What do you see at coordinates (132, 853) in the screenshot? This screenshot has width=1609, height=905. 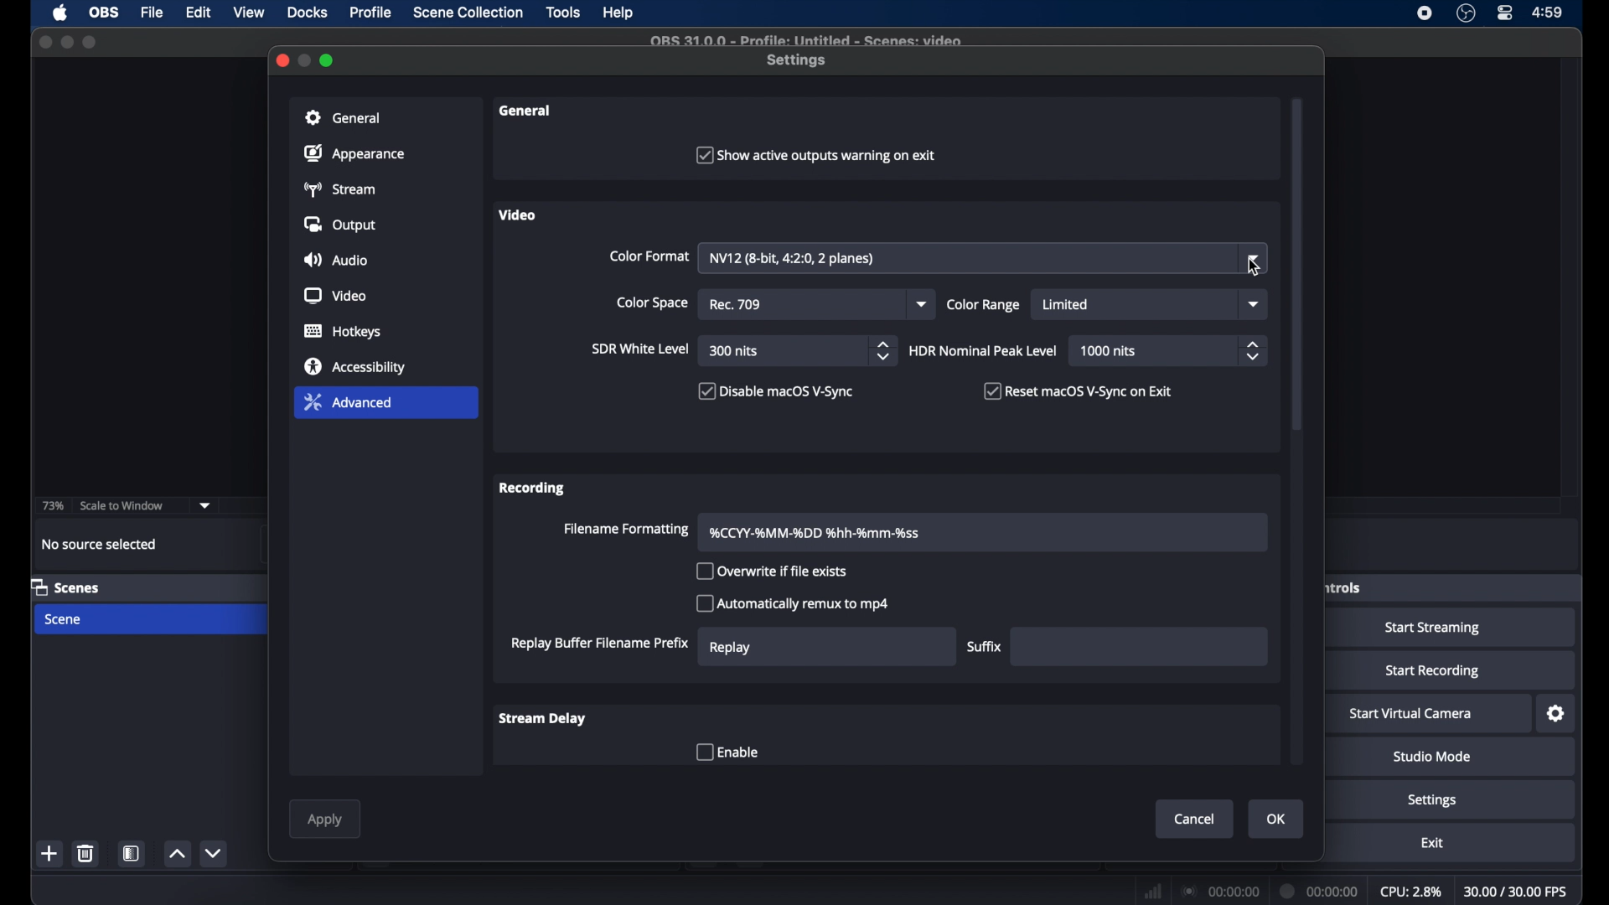 I see `scene filters` at bounding box center [132, 853].